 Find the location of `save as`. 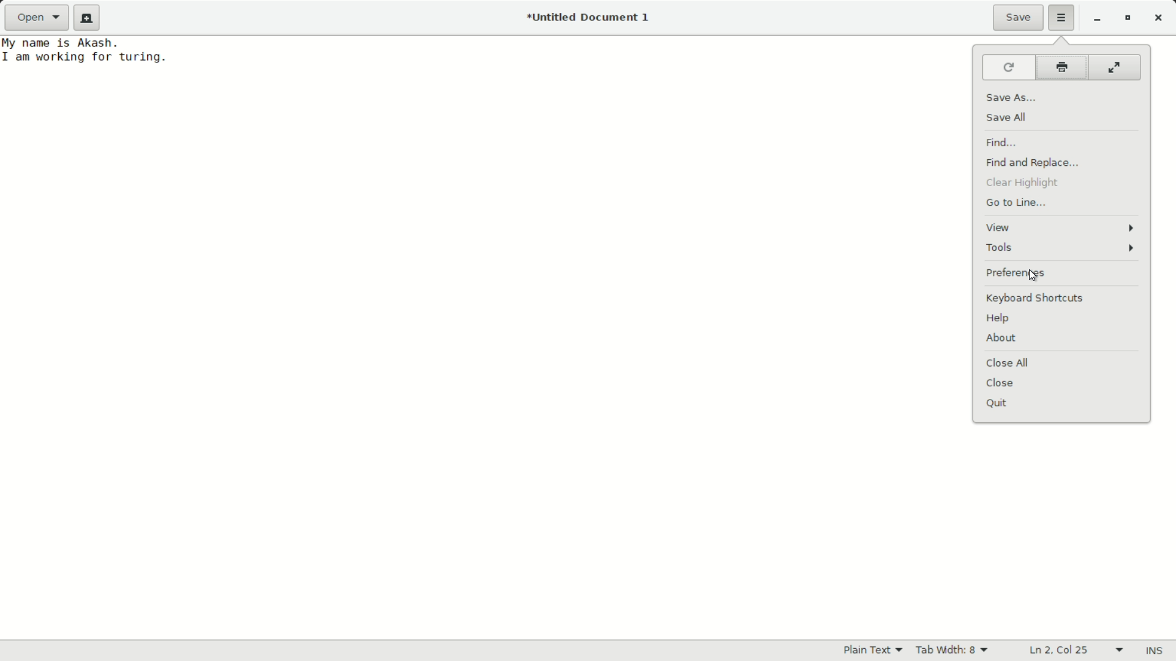

save as is located at coordinates (1017, 95).